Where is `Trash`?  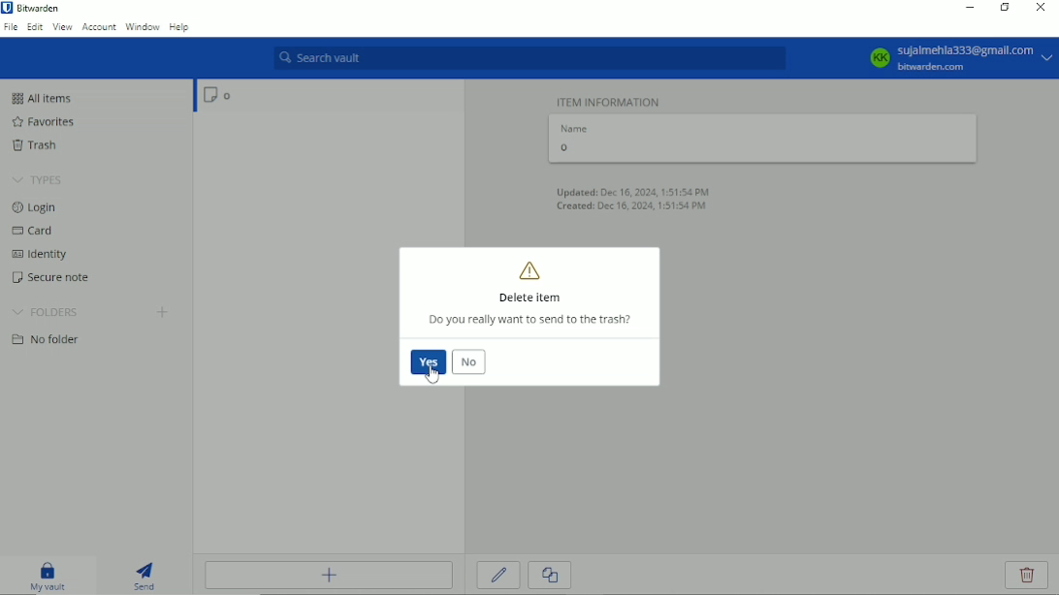 Trash is located at coordinates (38, 147).